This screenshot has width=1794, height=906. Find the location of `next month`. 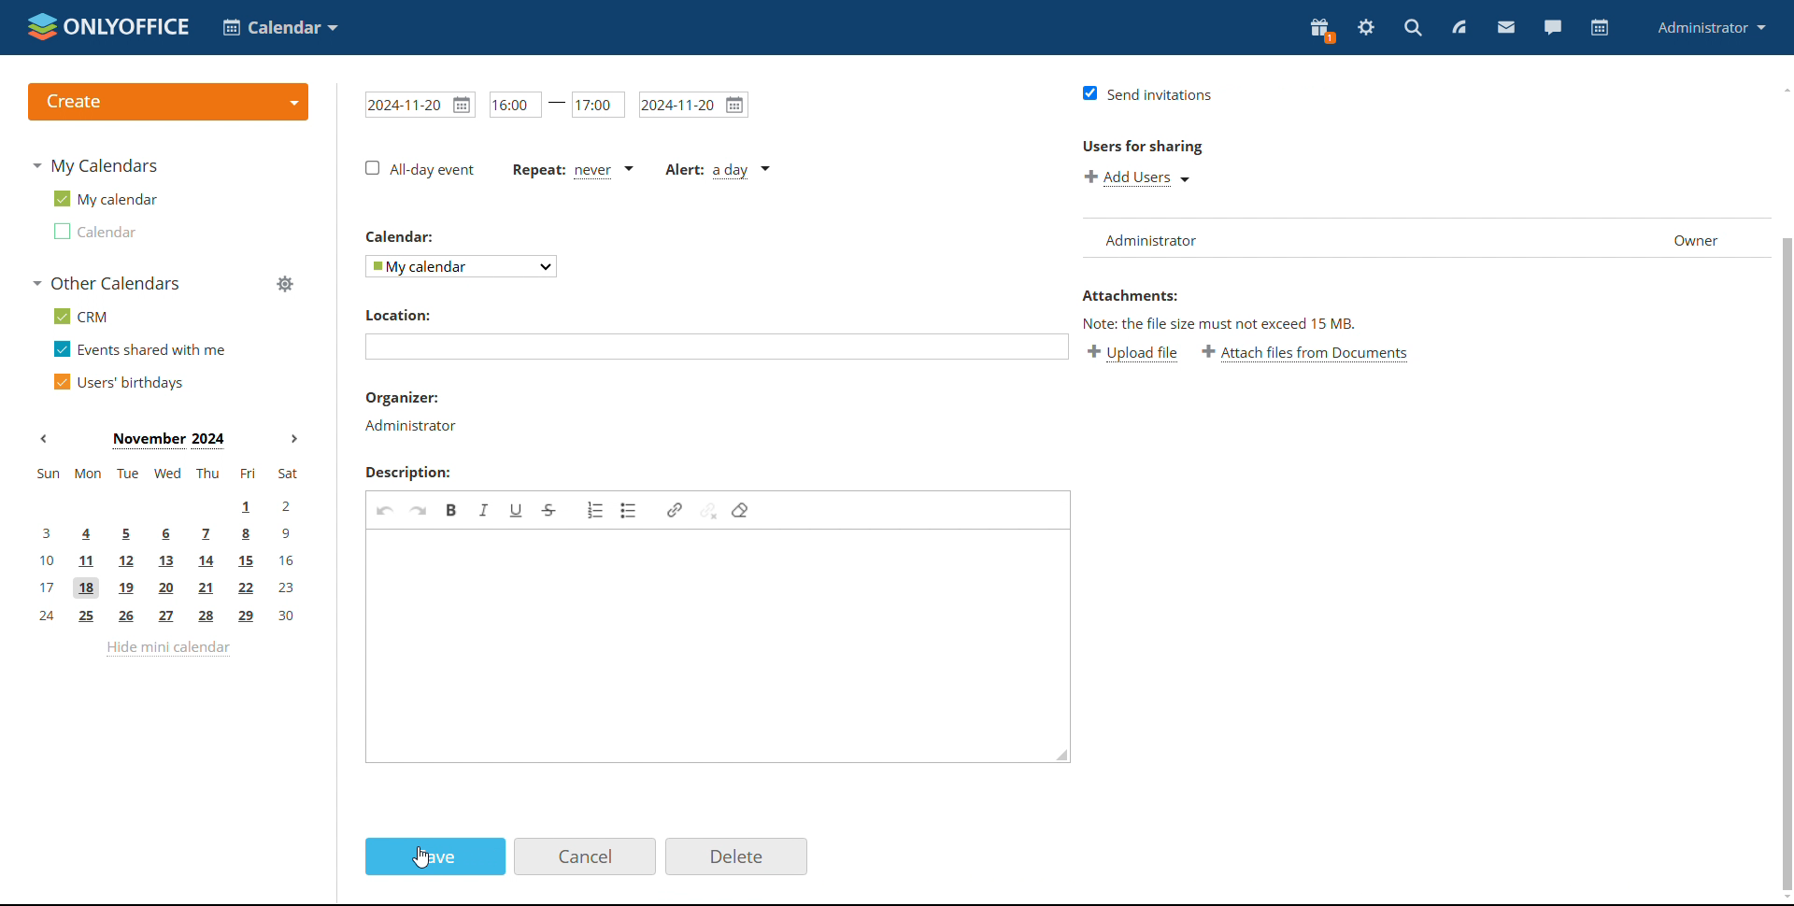

next month is located at coordinates (297, 440).